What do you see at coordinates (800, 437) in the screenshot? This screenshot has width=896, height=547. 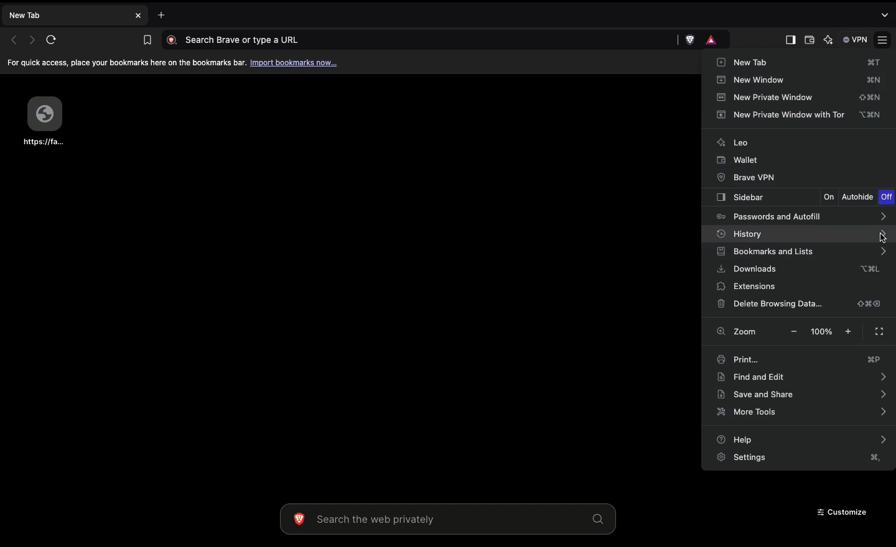 I see `Help` at bounding box center [800, 437].